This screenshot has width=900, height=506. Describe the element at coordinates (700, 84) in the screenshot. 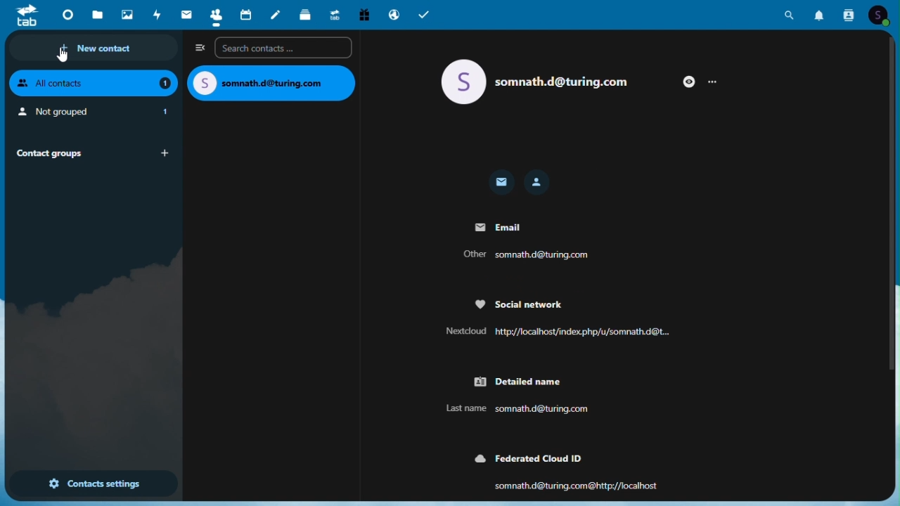

I see `More options` at that location.